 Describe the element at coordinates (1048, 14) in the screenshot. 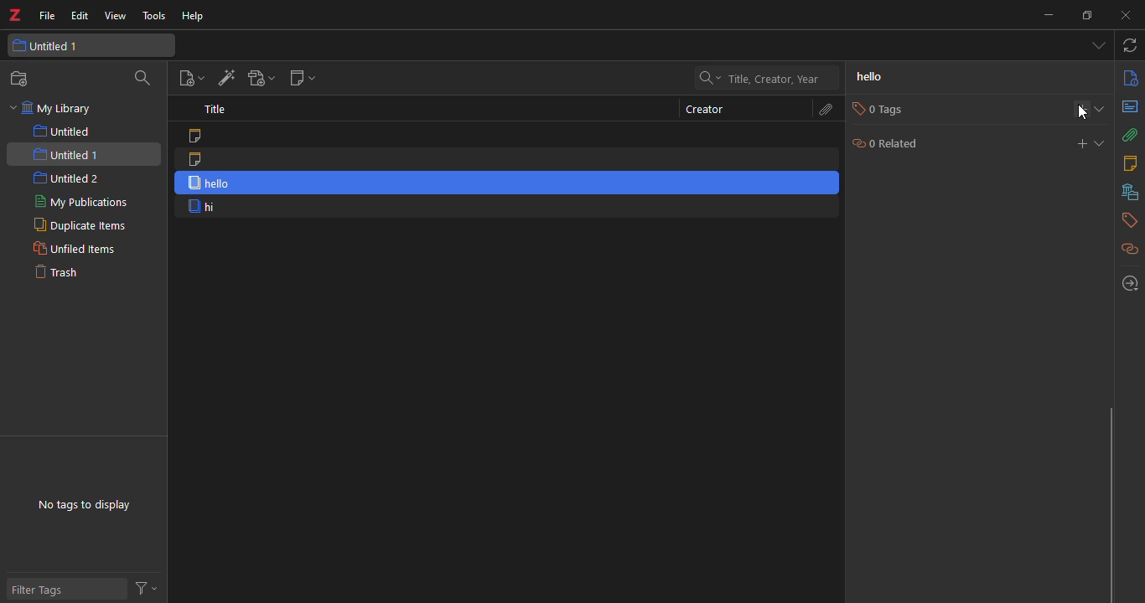

I see `minimize` at that location.